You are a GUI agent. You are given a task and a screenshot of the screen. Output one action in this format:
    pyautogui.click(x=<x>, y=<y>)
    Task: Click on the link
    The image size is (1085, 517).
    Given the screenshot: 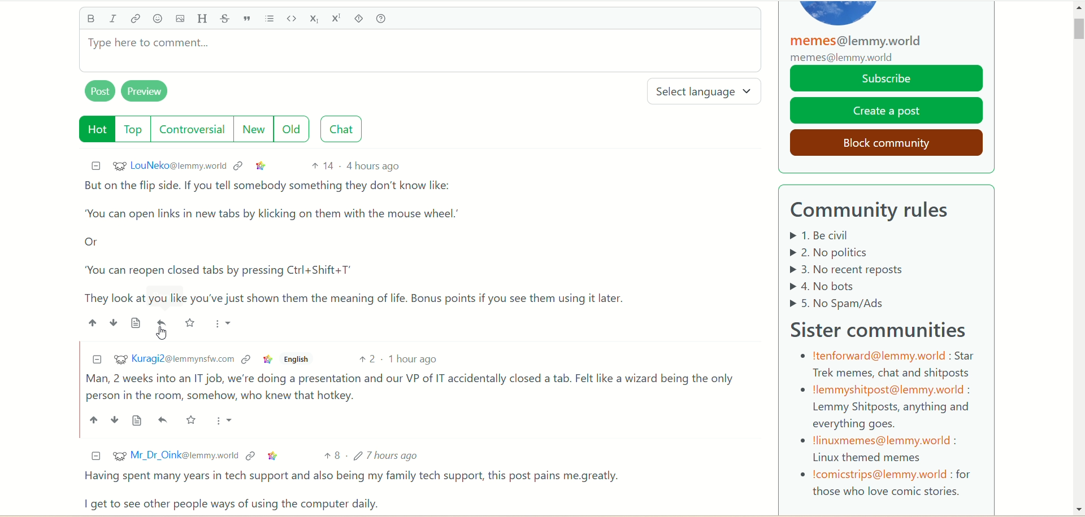 What is the action you would take?
    pyautogui.click(x=137, y=19)
    